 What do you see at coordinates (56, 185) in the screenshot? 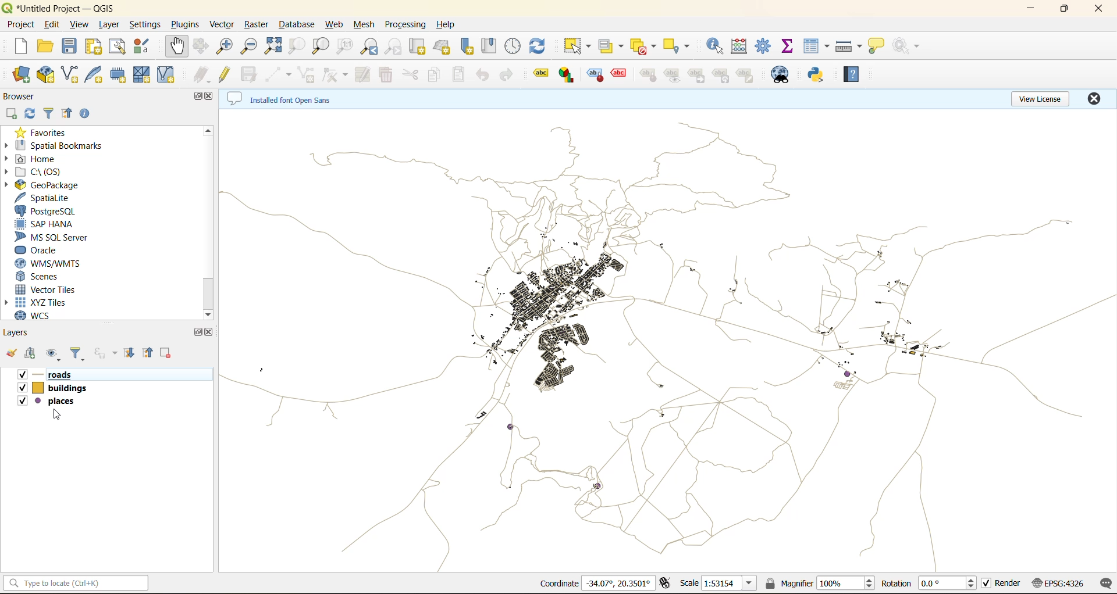
I see `geopackage` at bounding box center [56, 185].